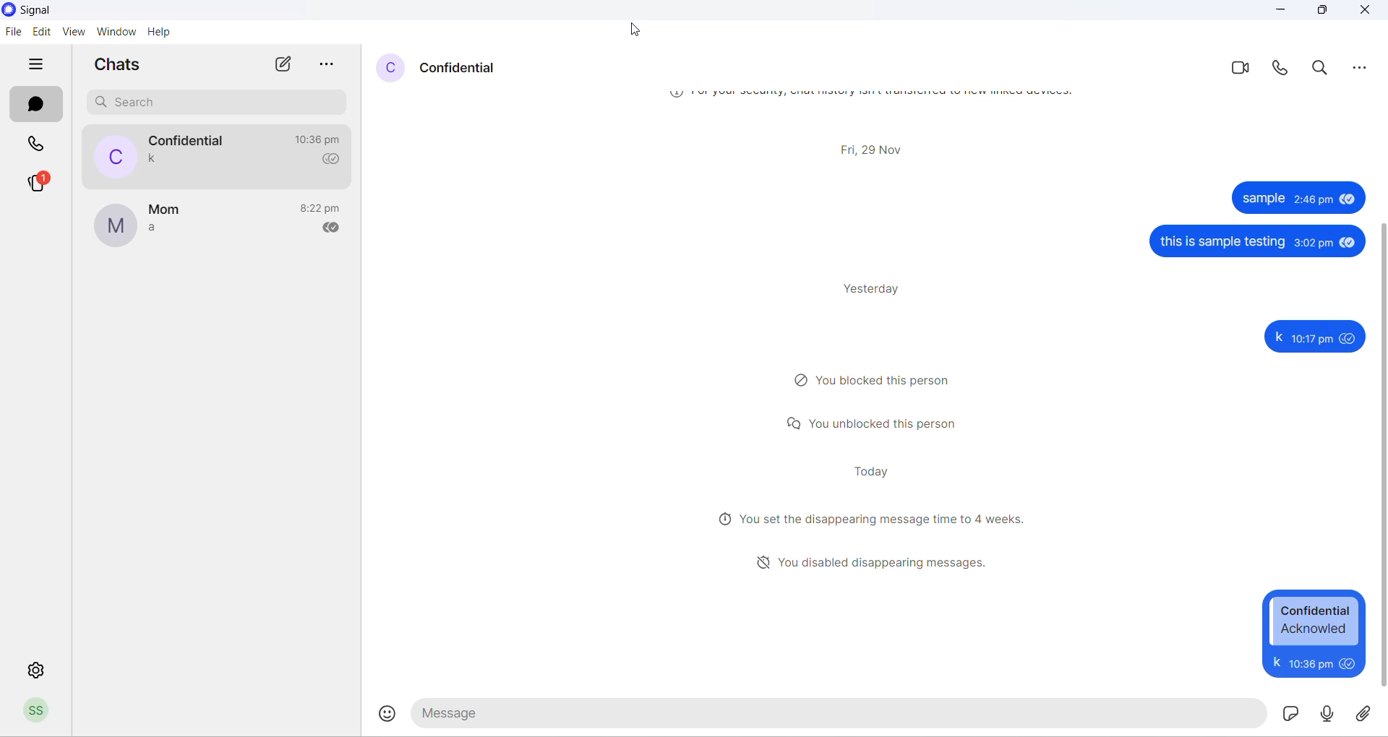 The height and width of the screenshot is (737, 1388). I want to click on last message time, so click(320, 139).